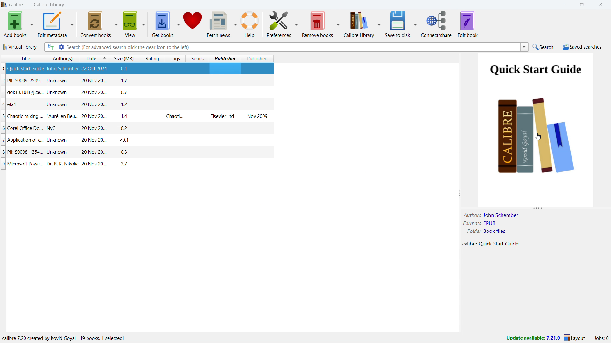 This screenshot has width=611, height=343. I want to click on 20 Nov 20.., so click(94, 165).